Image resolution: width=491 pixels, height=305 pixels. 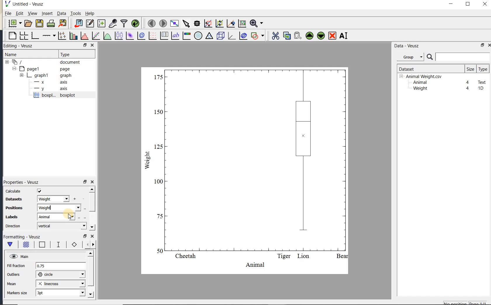 What do you see at coordinates (44, 62) in the screenshot?
I see `document` at bounding box center [44, 62].